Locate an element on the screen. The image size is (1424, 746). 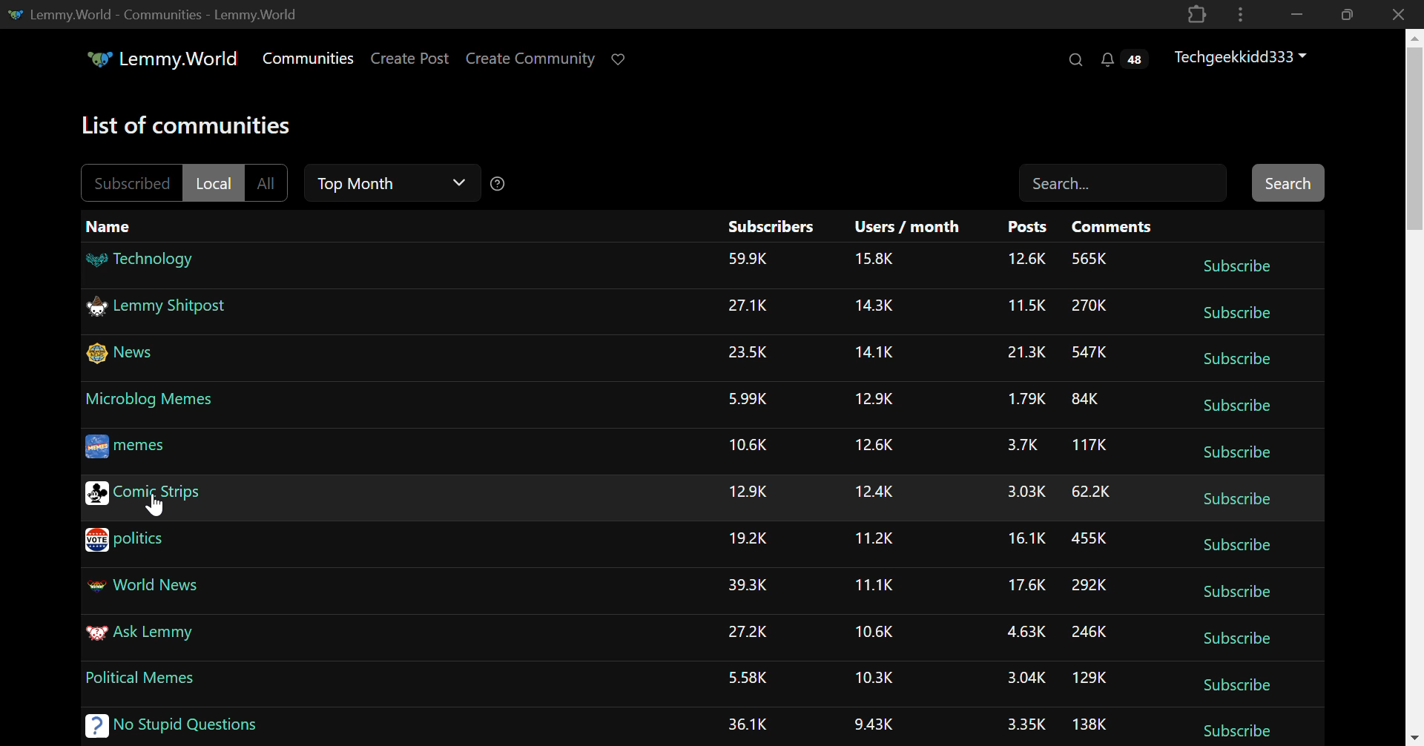
5.99K is located at coordinates (749, 398).